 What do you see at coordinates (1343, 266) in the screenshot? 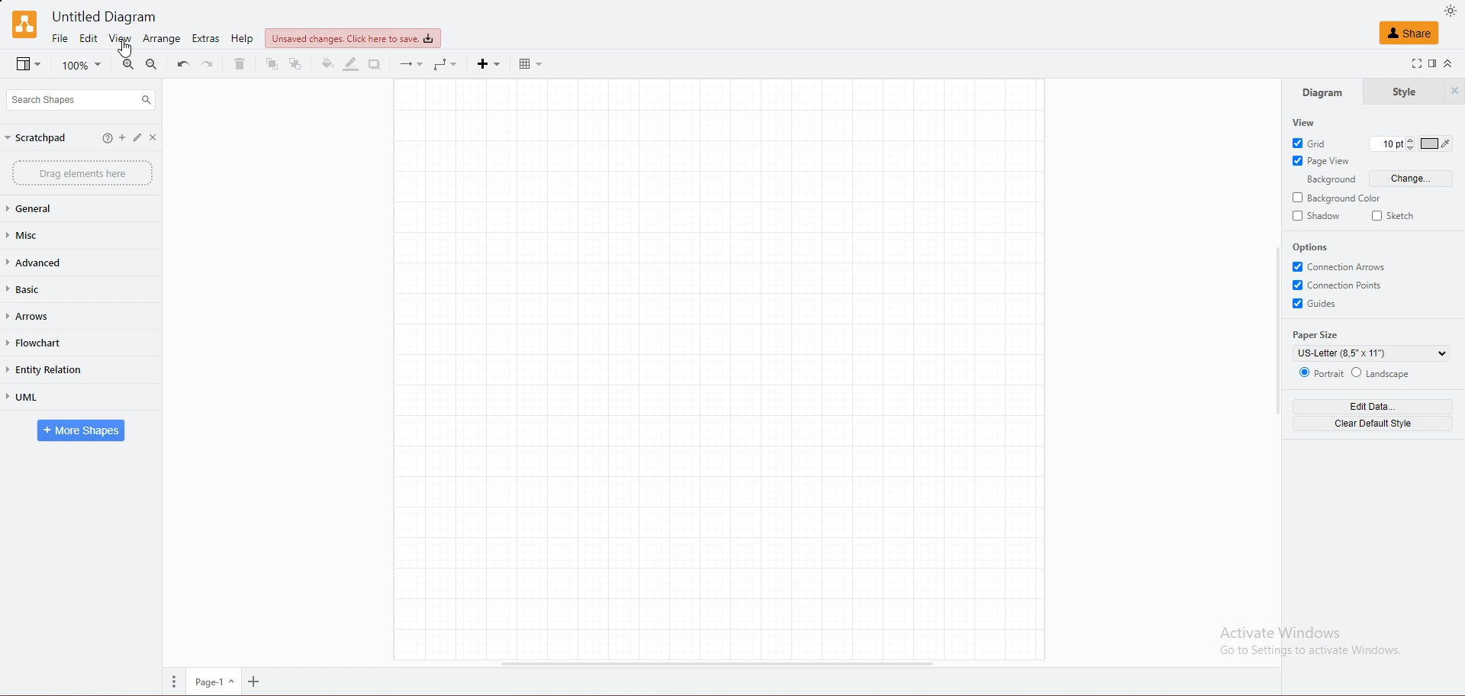
I see `connection arrows` at bounding box center [1343, 266].